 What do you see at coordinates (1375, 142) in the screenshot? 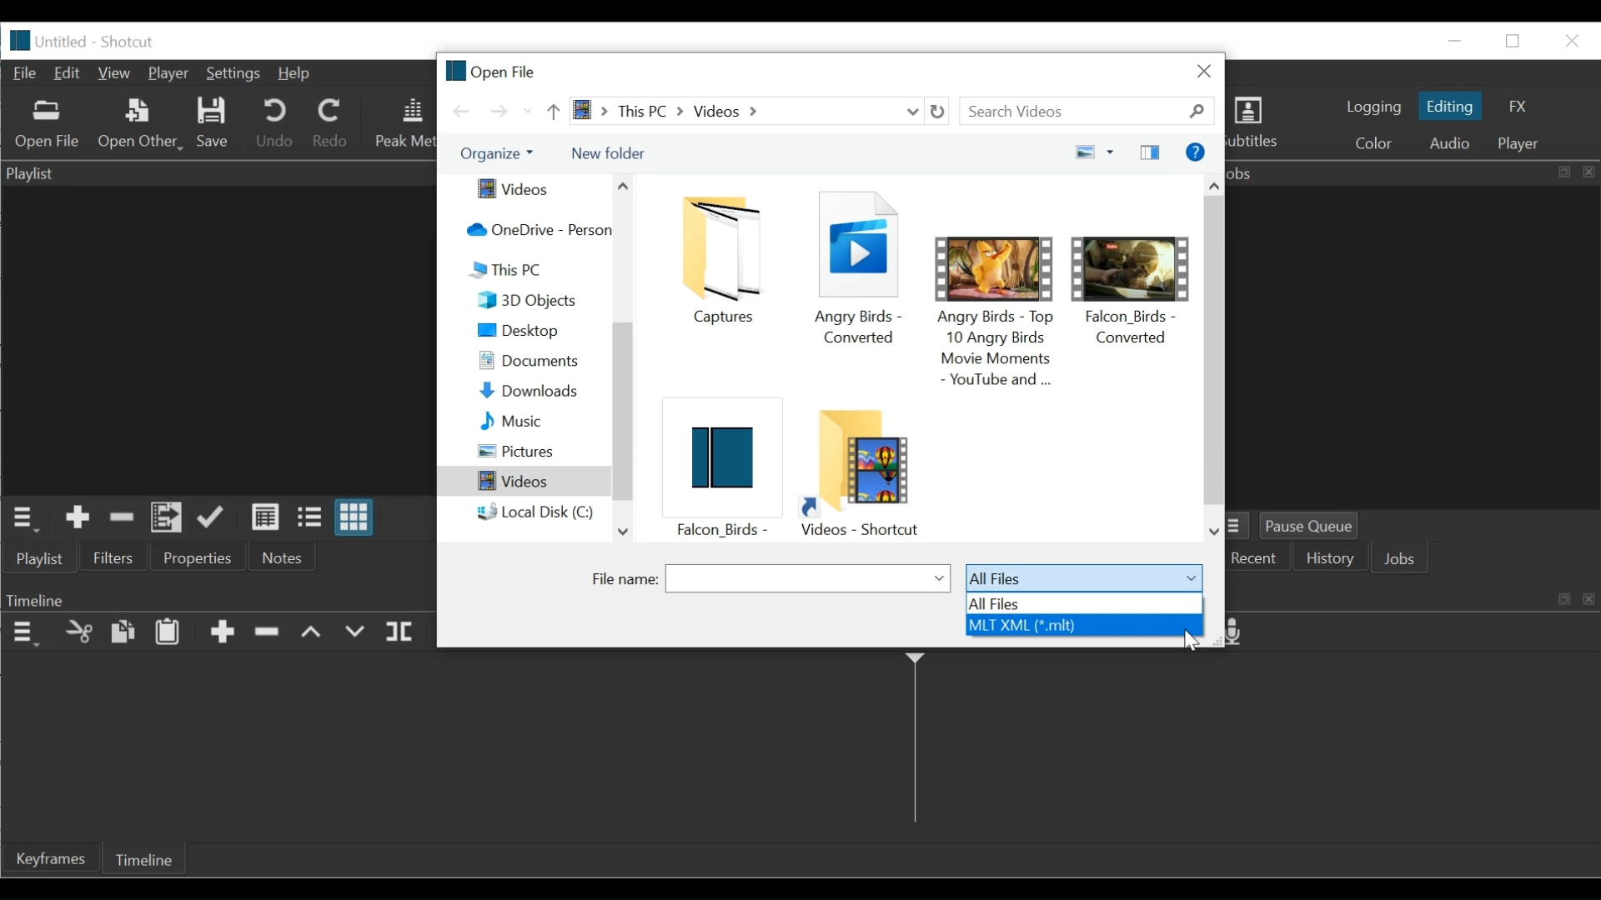
I see `Colr` at bounding box center [1375, 142].